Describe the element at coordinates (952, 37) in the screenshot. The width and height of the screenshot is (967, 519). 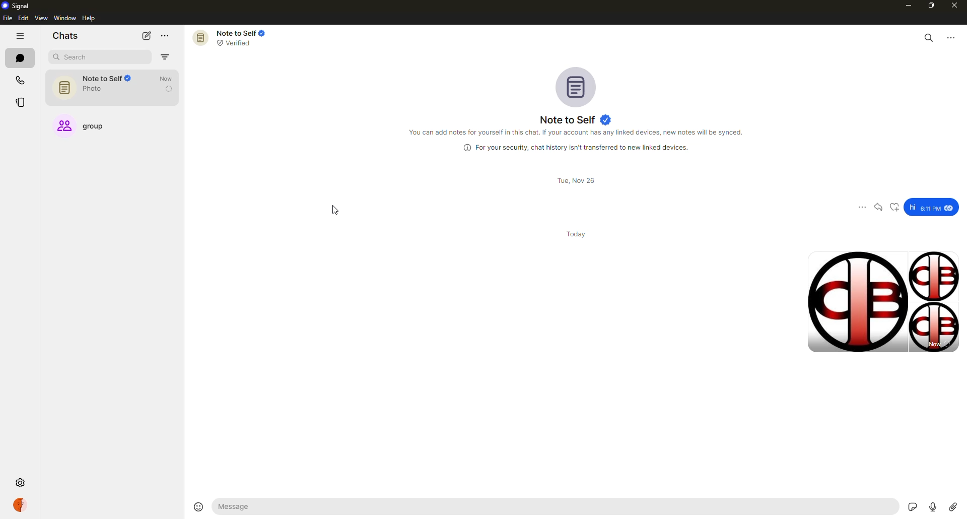
I see `more` at that location.